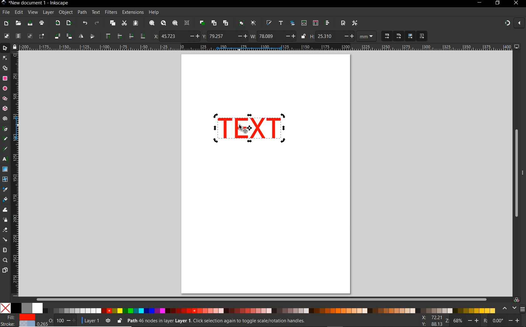 The height and width of the screenshot is (327, 526). Describe the element at coordinates (6, 49) in the screenshot. I see `SELECTOR TOOL` at that location.